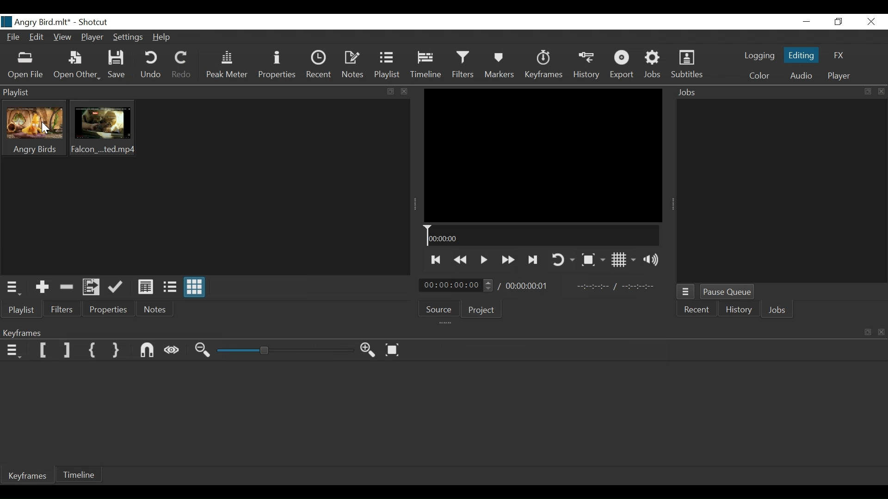  I want to click on Toggle zoom, so click(594, 259).